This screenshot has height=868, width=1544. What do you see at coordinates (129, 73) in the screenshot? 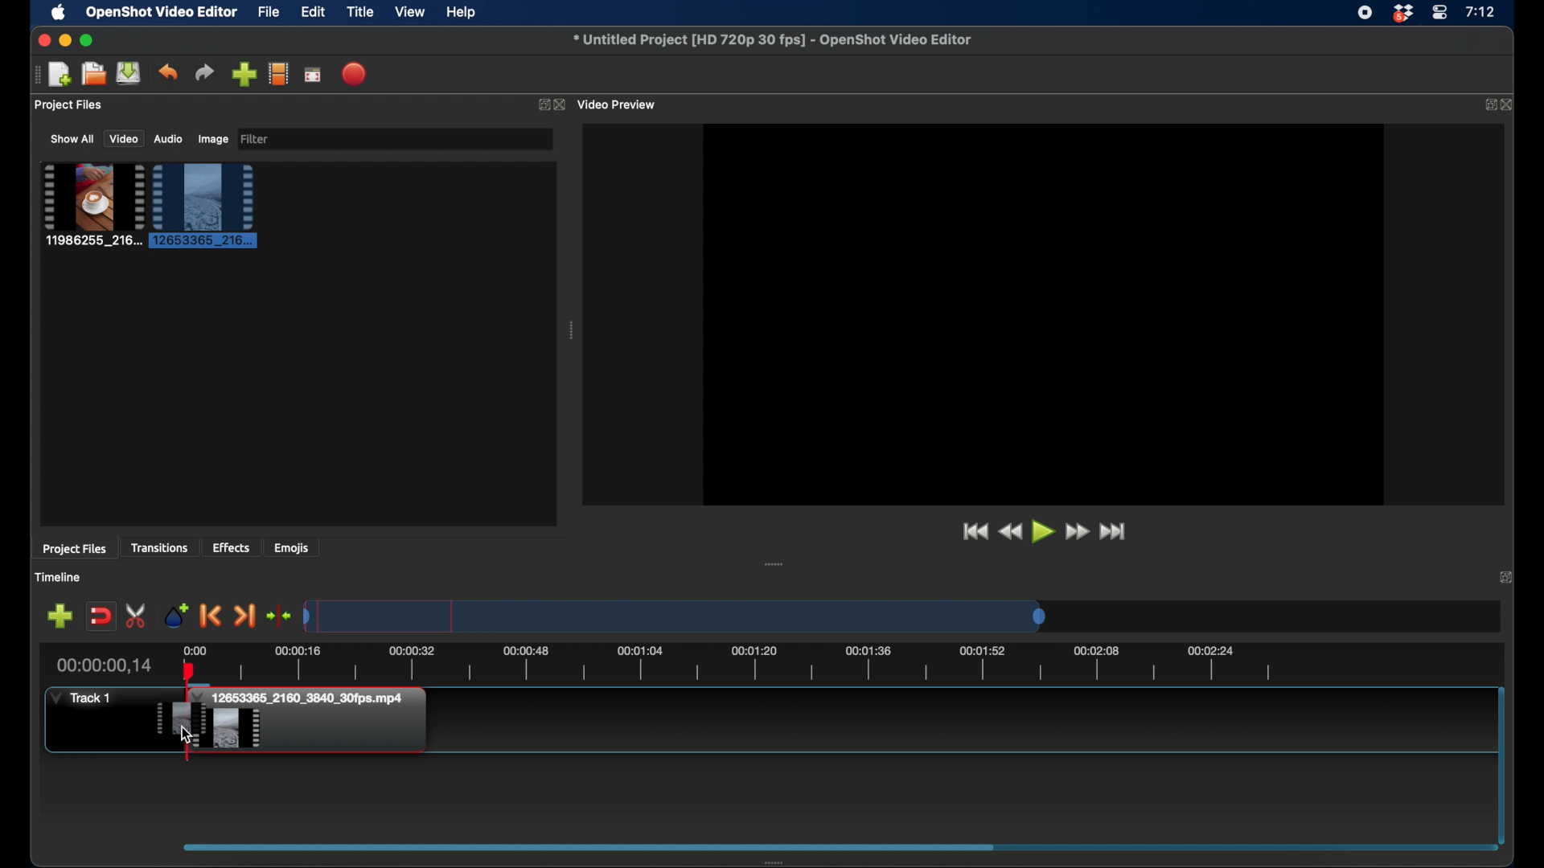
I see `save project` at bounding box center [129, 73].